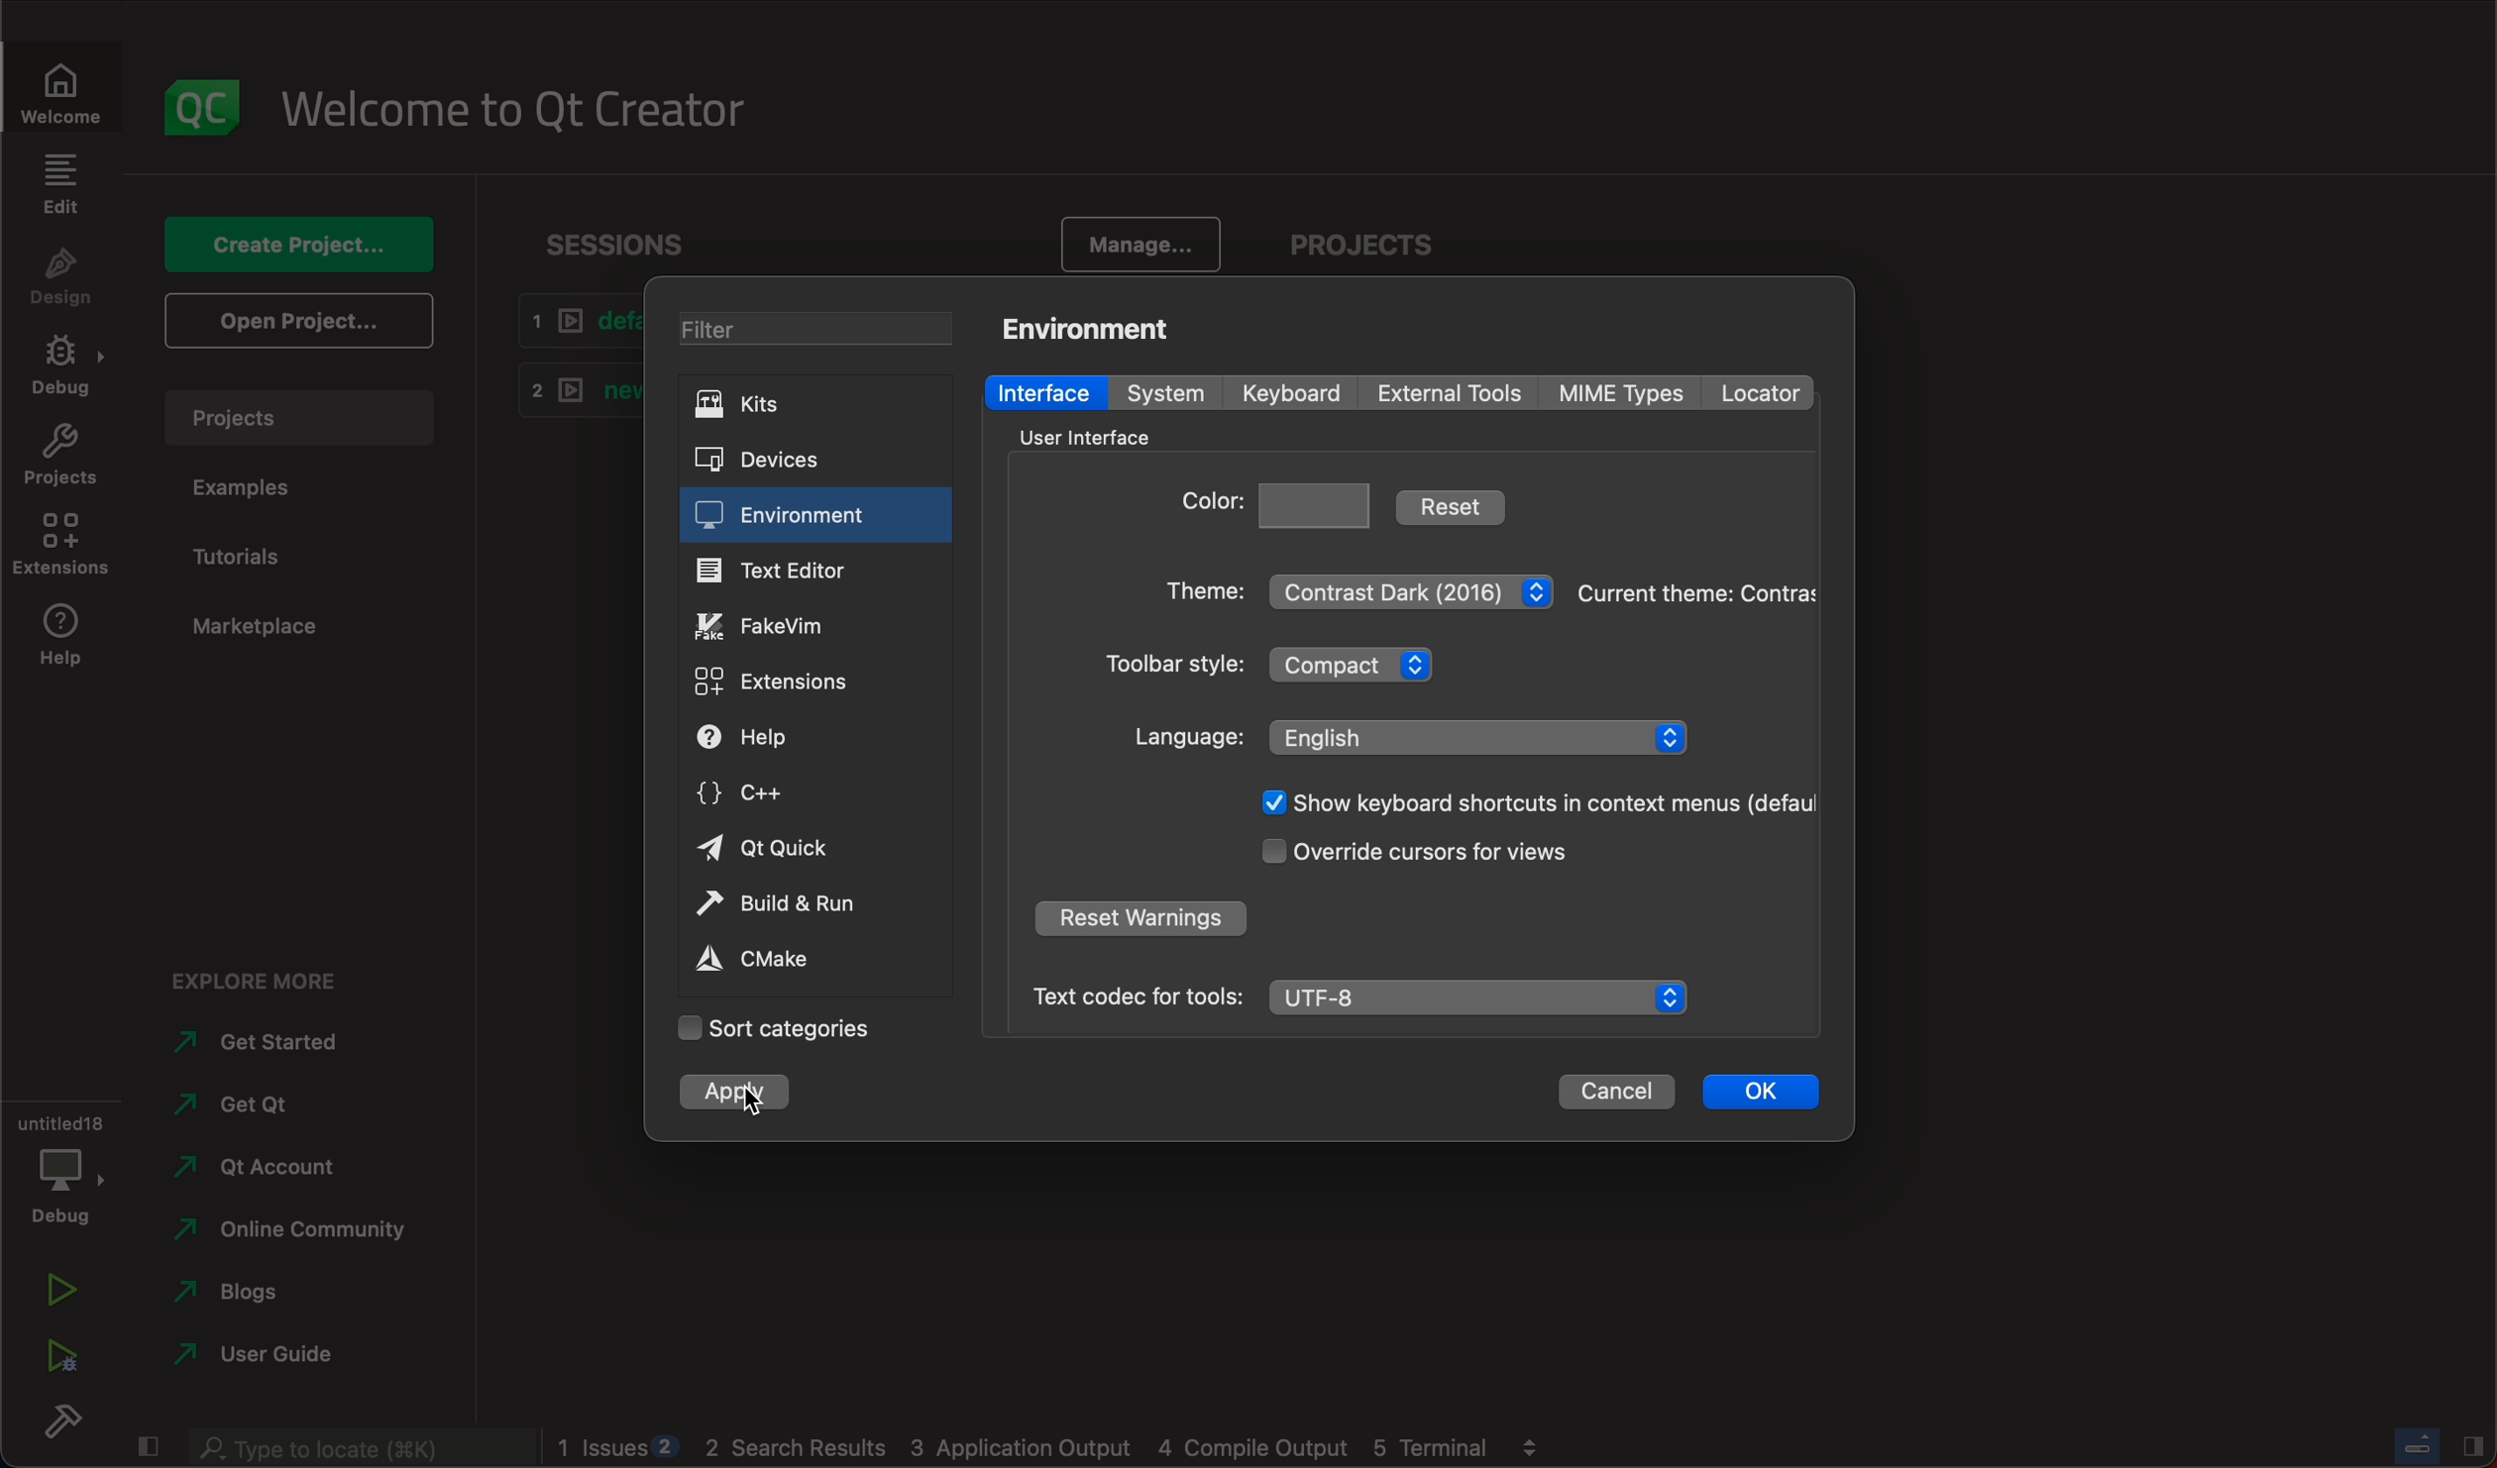  Describe the element at coordinates (61, 280) in the screenshot. I see `design` at that location.